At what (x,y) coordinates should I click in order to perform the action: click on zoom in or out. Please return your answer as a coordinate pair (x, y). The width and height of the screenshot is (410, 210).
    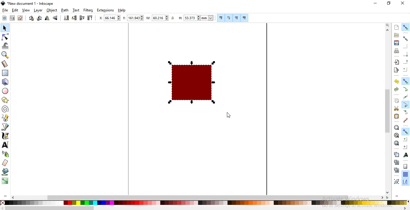
    Looking at the image, I should click on (6, 55).